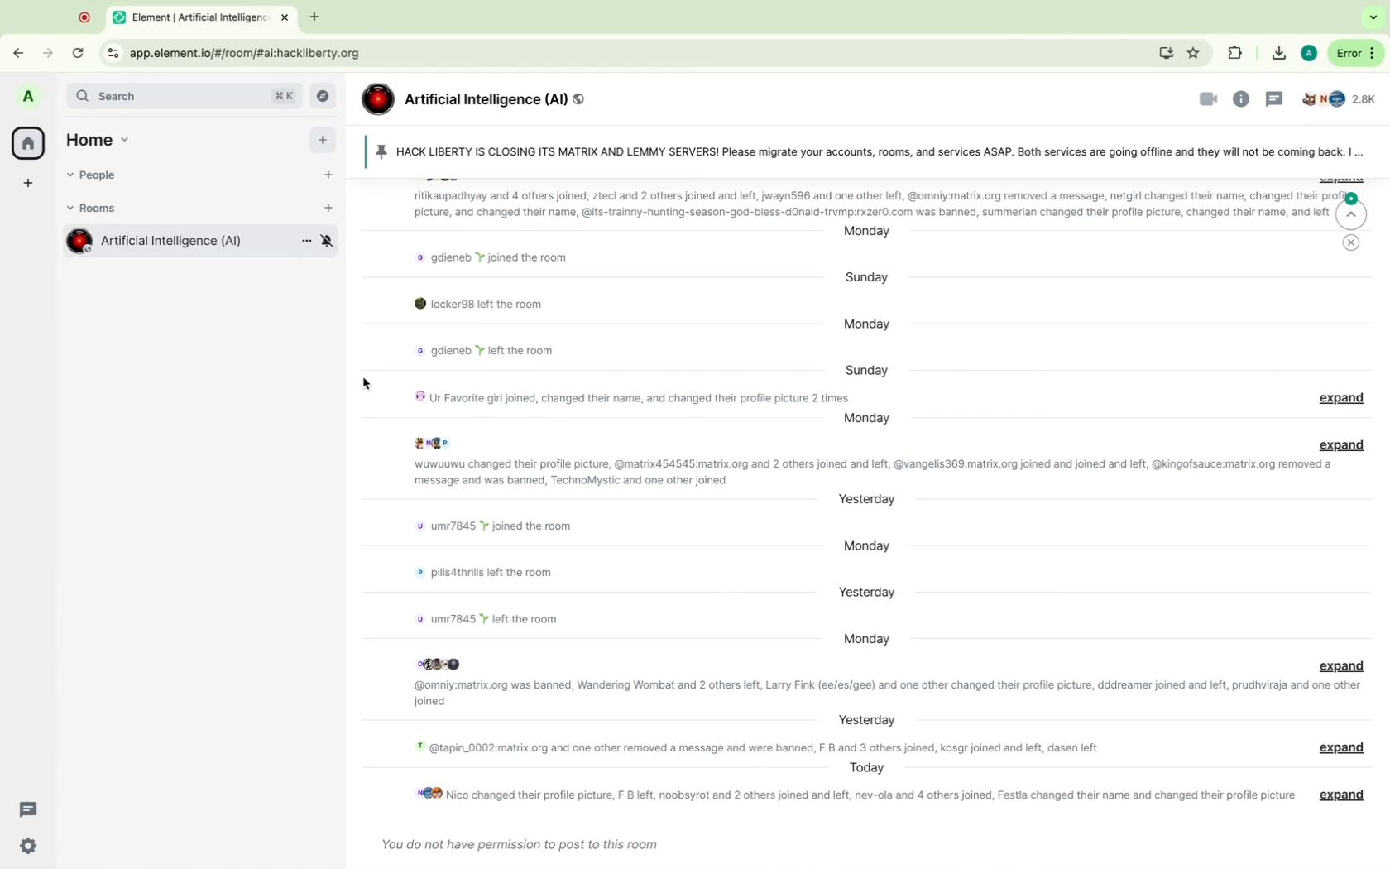 The image size is (1390, 869). Describe the element at coordinates (1244, 98) in the screenshot. I see `informations` at that location.